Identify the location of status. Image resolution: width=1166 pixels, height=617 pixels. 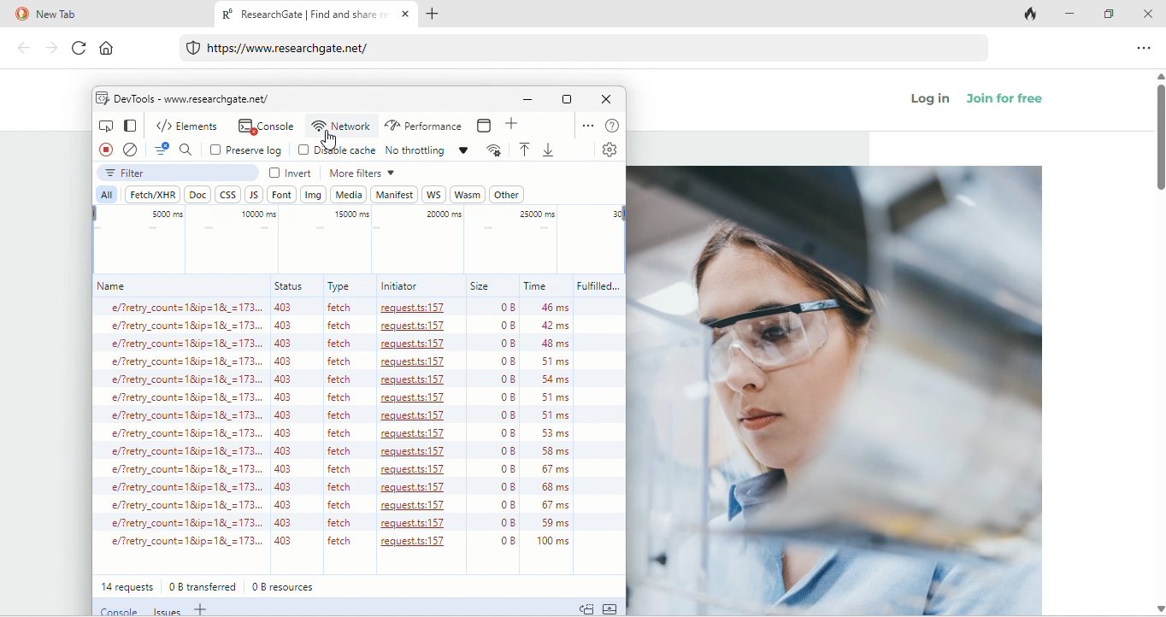
(288, 285).